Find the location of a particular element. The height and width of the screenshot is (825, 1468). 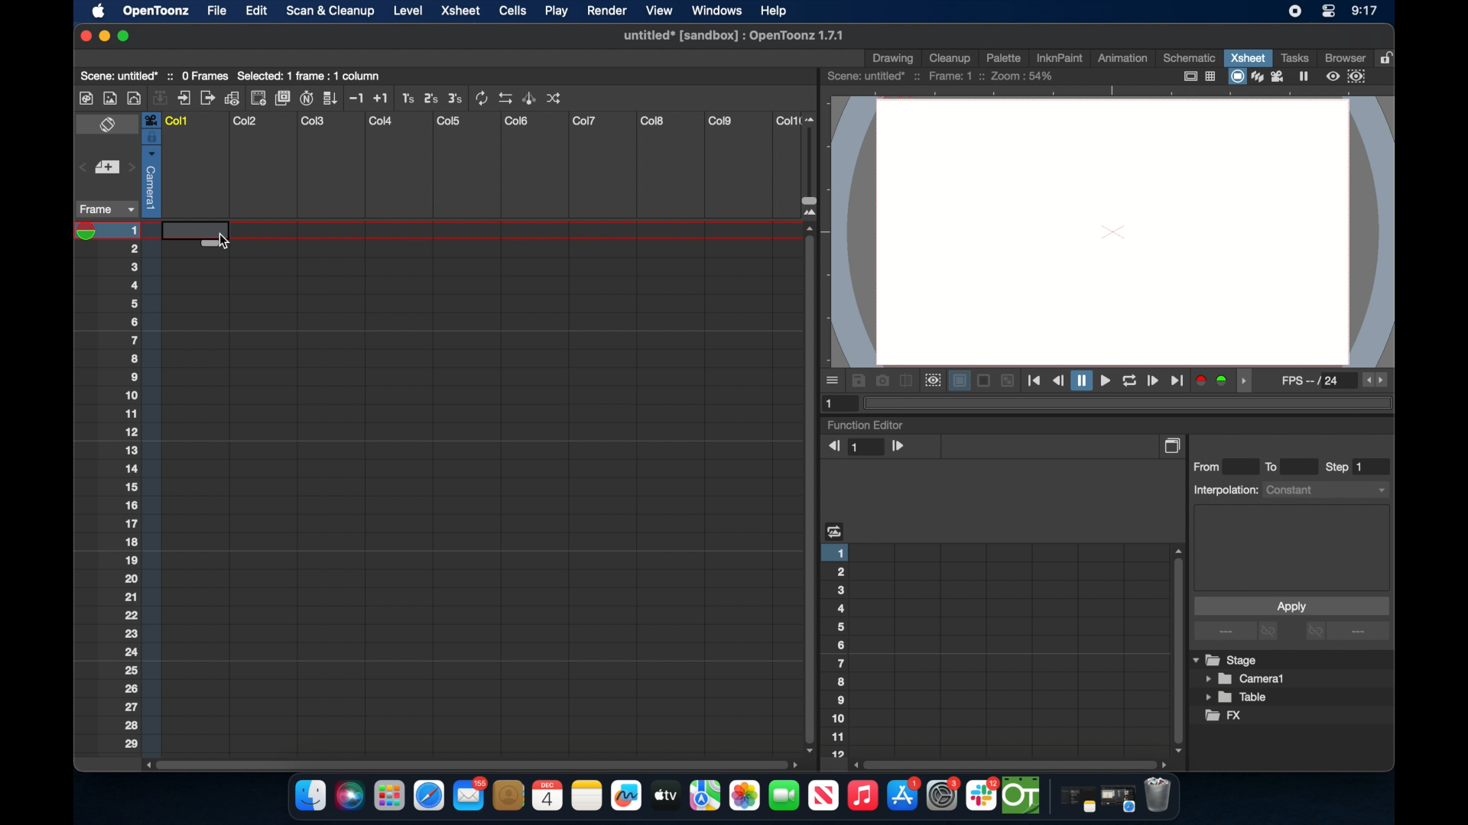

notes is located at coordinates (586, 796).